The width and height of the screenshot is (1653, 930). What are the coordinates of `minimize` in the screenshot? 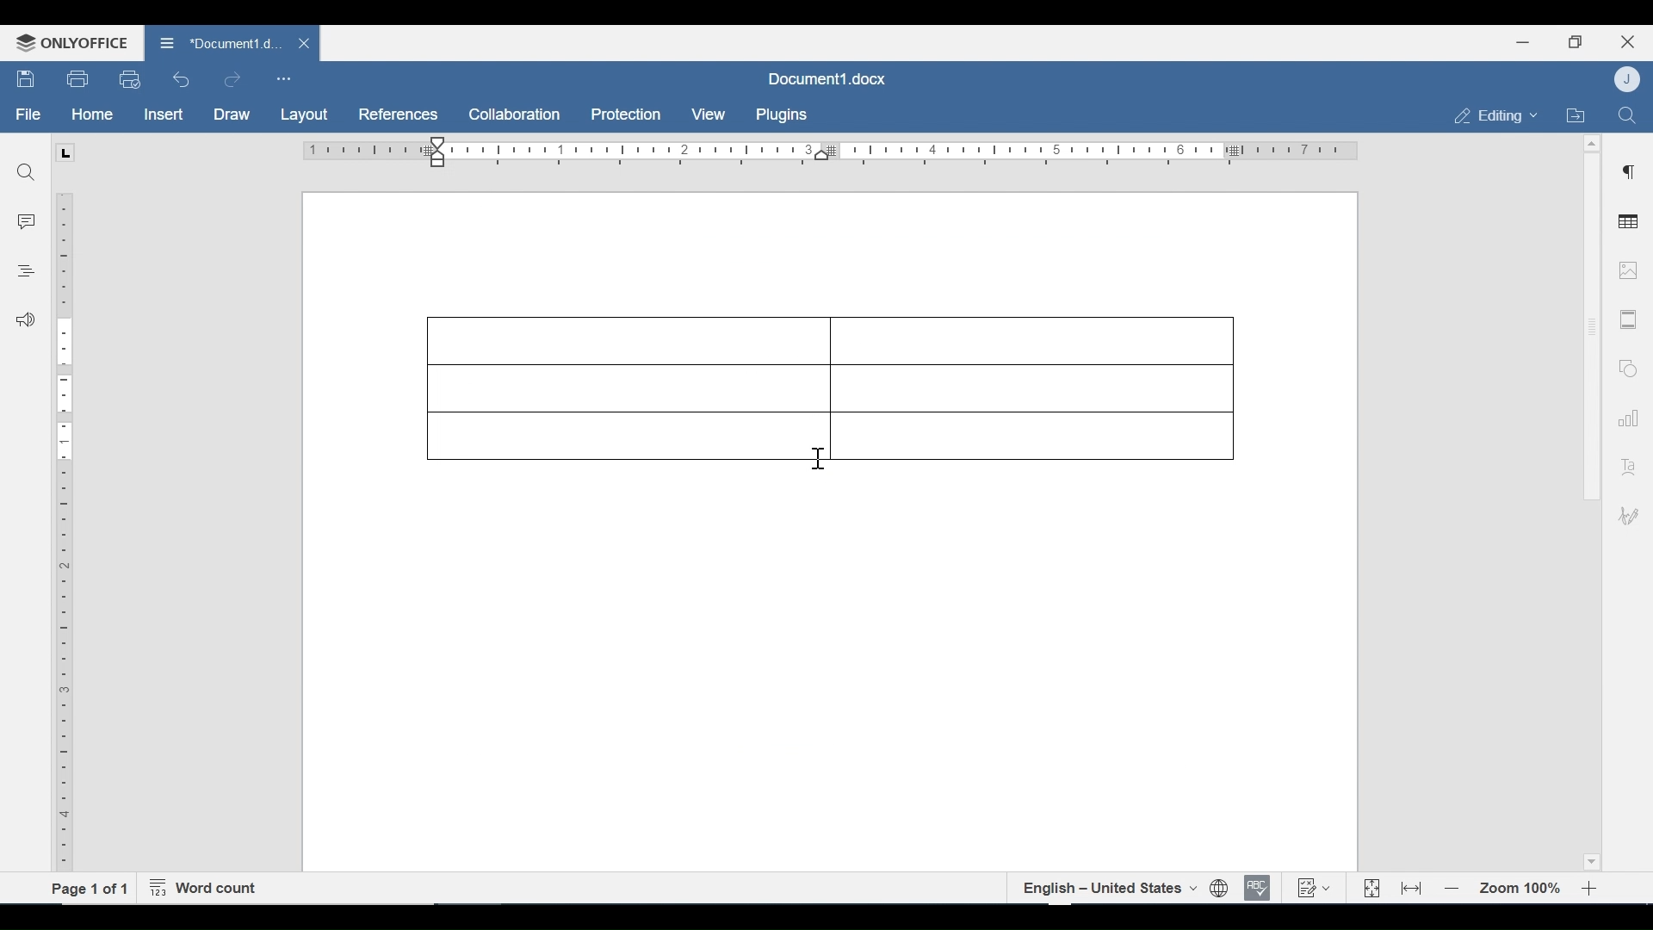 It's located at (1523, 41).